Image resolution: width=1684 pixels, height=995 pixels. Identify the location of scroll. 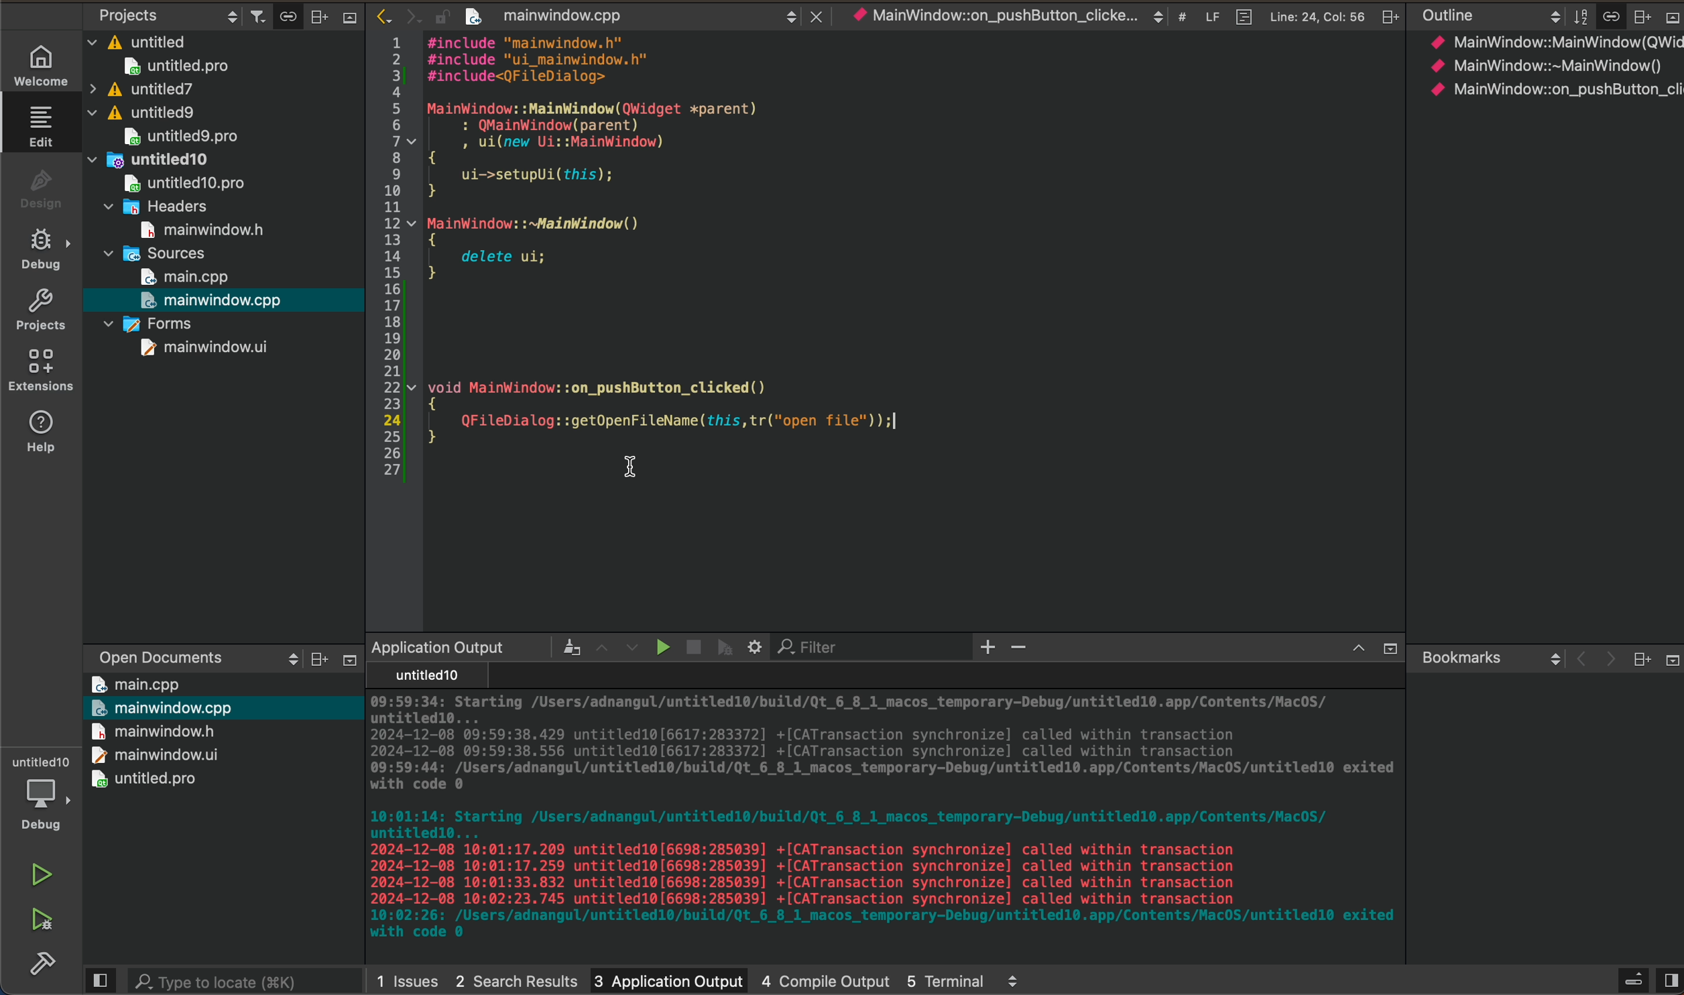
(225, 14).